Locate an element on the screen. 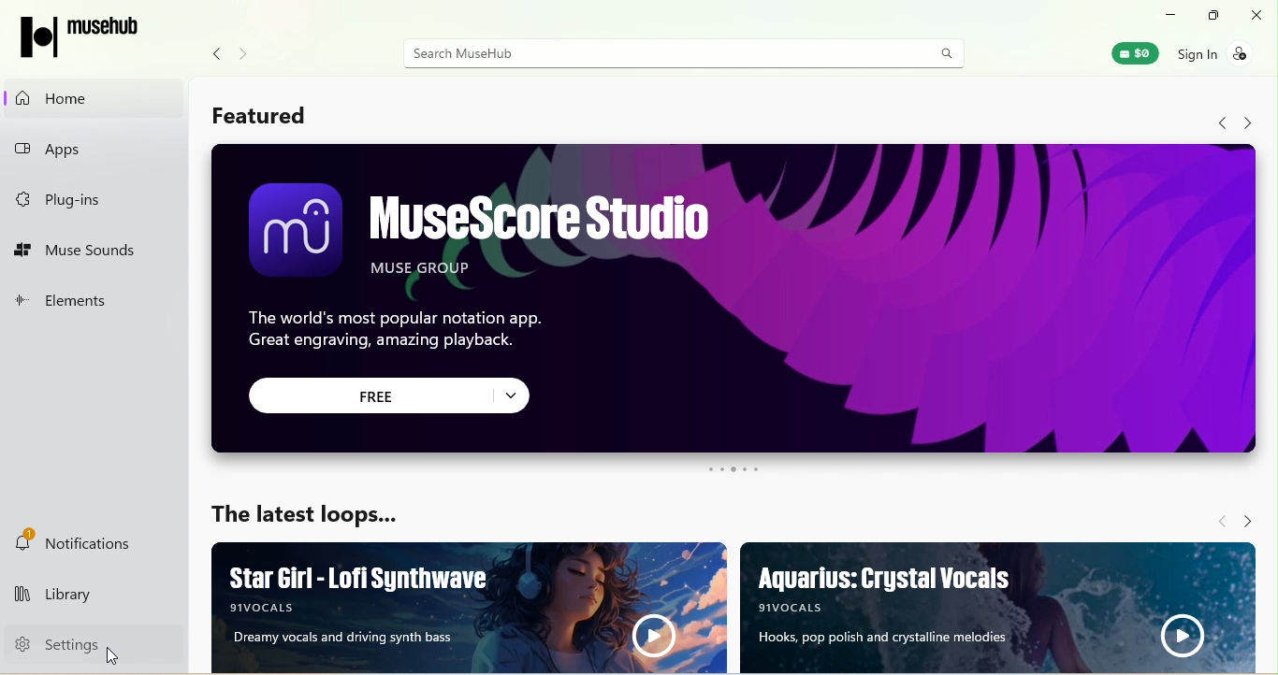 This screenshot has width=1278, height=675. Free is located at coordinates (389, 395).